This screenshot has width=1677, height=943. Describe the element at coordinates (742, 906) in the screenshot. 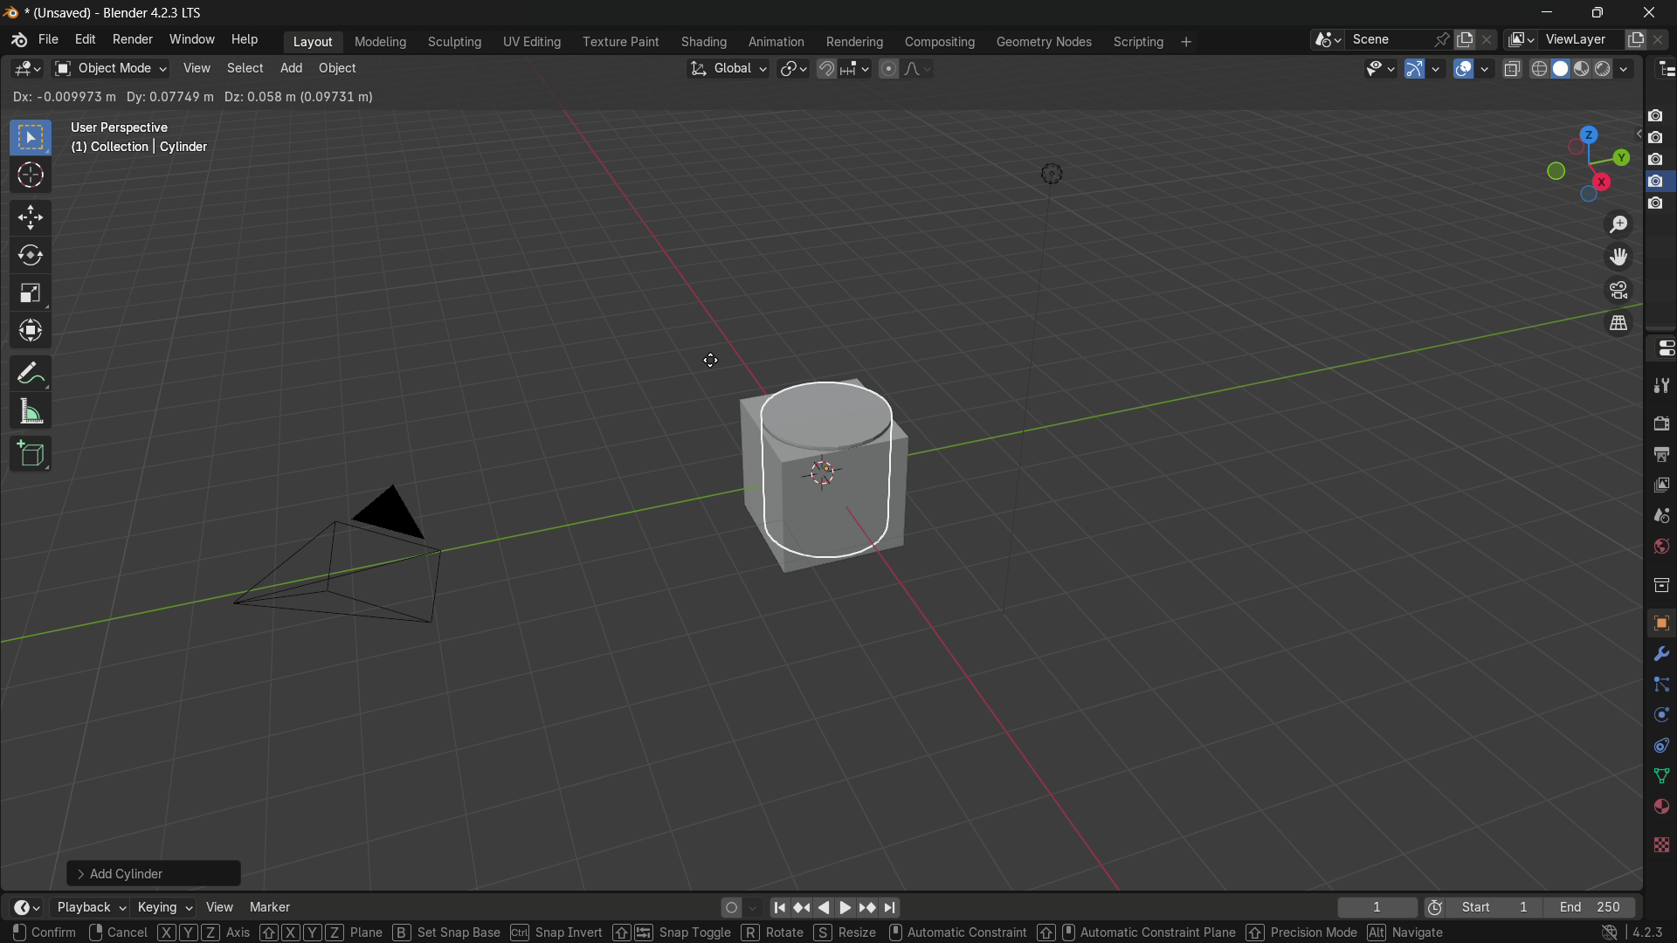

I see `auto keying` at that location.